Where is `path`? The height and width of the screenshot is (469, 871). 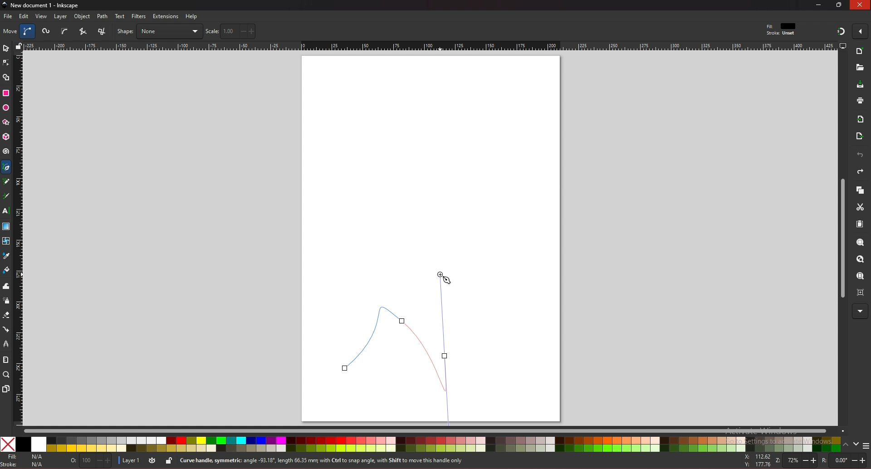 path is located at coordinates (103, 16).